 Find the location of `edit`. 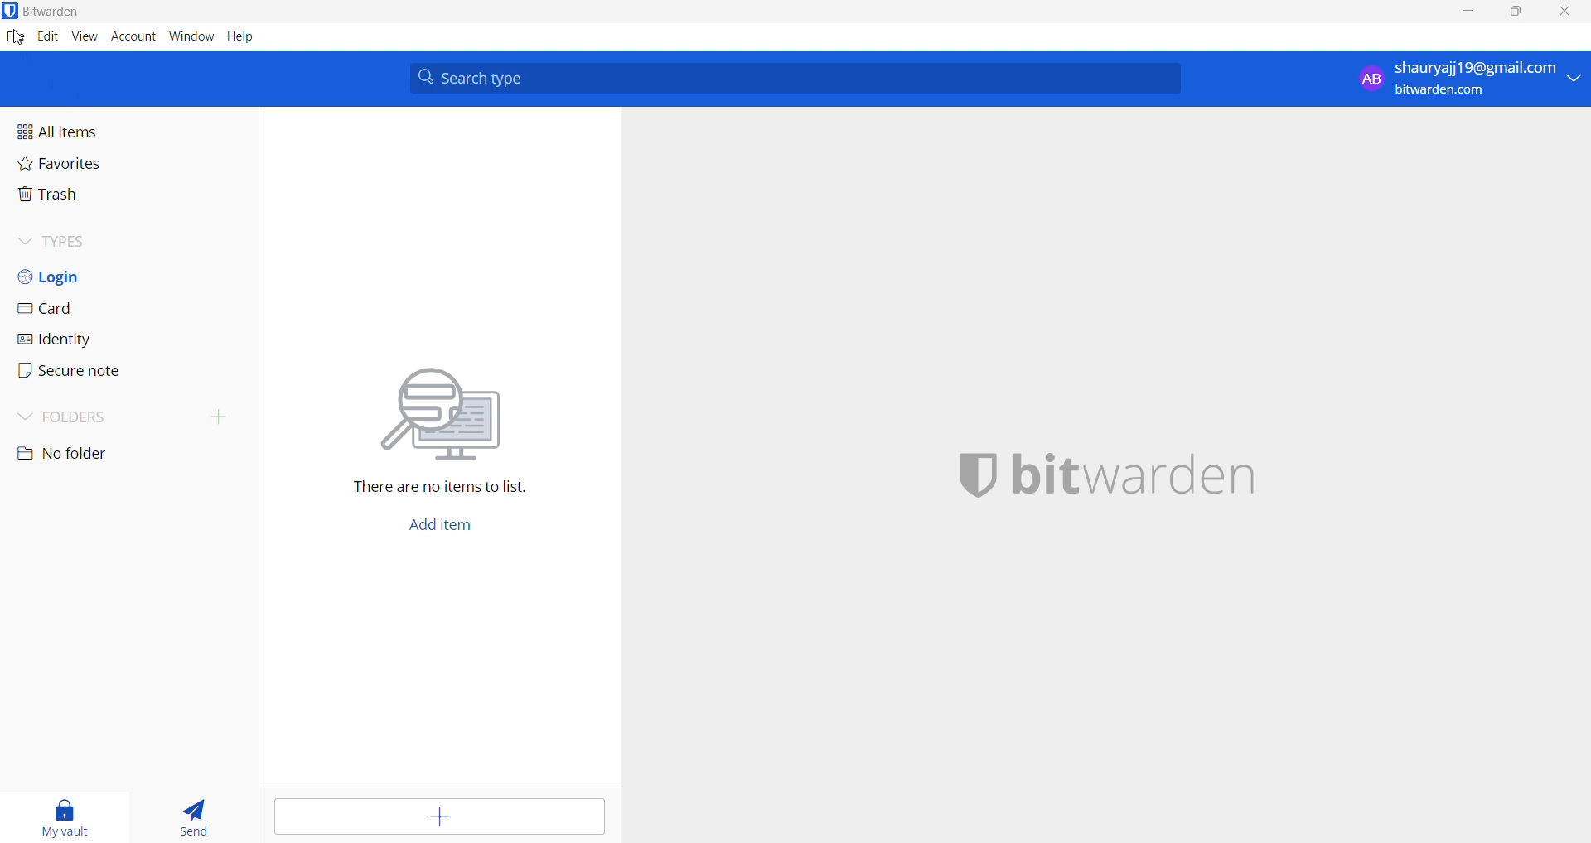

edit is located at coordinates (46, 37).